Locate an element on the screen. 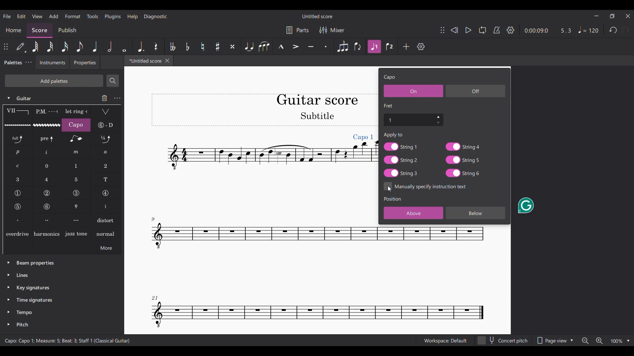  Distort is located at coordinates (106, 220).